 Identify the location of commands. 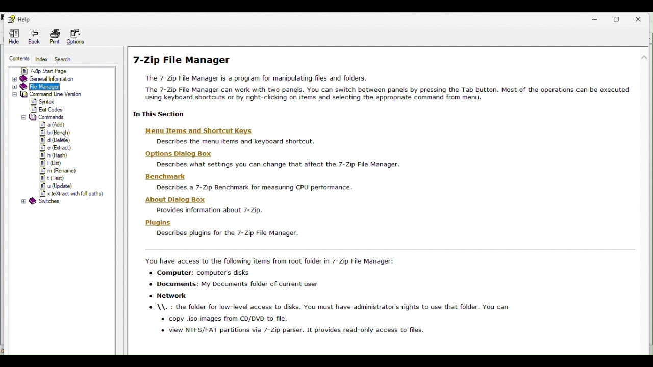
(43, 118).